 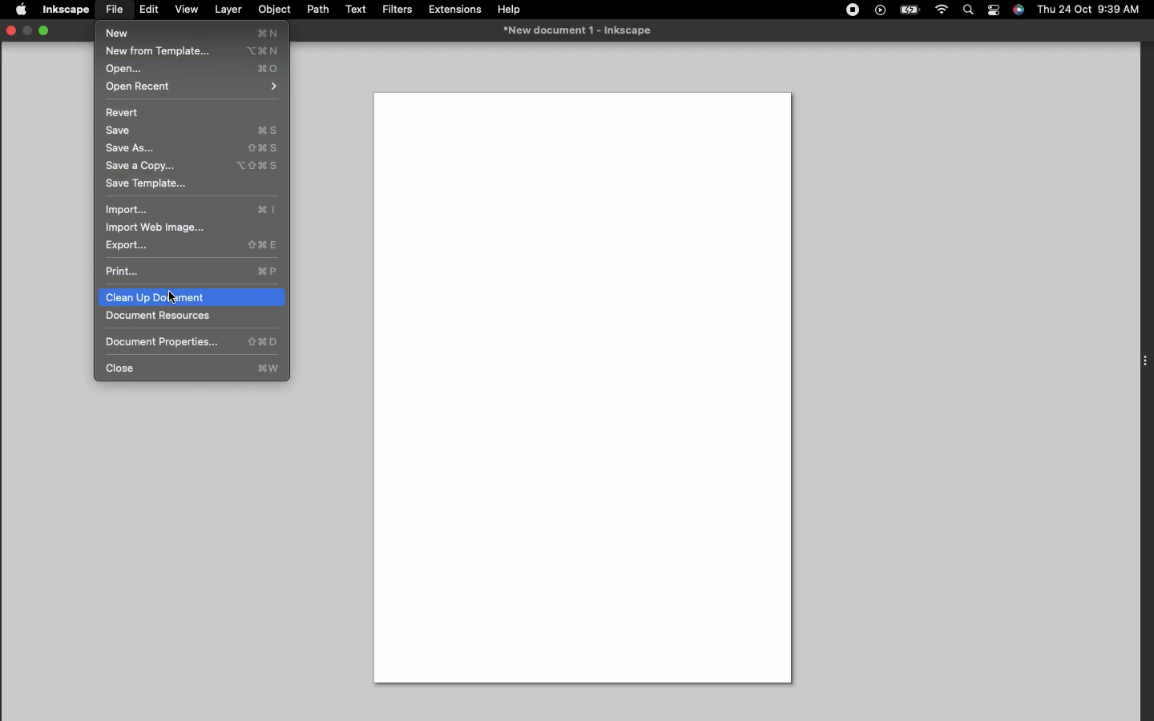 What do you see at coordinates (1093, 10) in the screenshot?
I see `Thu 24 Oct 9:30 AM` at bounding box center [1093, 10].